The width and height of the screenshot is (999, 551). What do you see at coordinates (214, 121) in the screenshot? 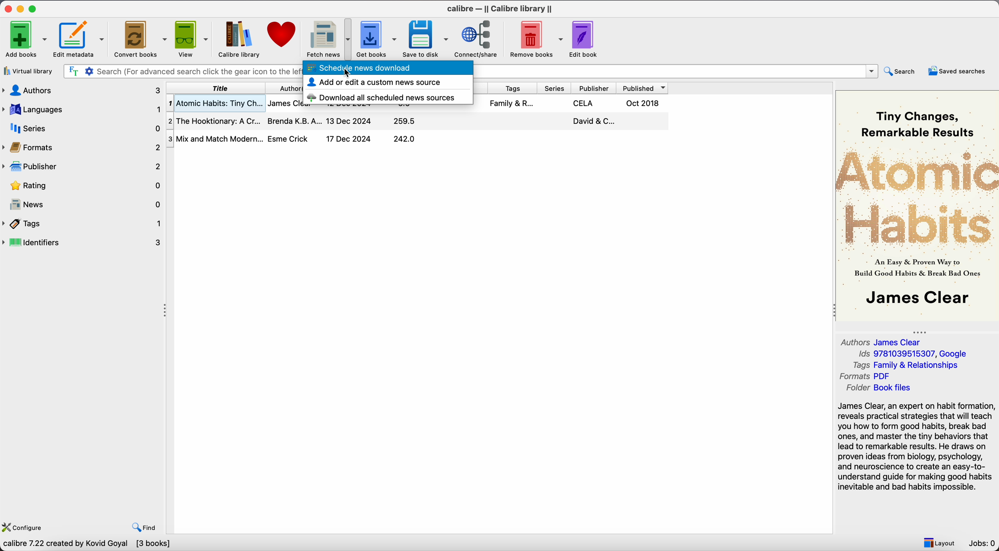
I see `The Hooktionary: A Cr...` at bounding box center [214, 121].